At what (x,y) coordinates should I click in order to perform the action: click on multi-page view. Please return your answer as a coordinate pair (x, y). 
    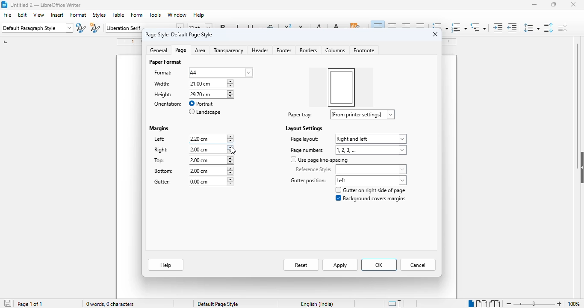
    Looking at the image, I should click on (481, 303).